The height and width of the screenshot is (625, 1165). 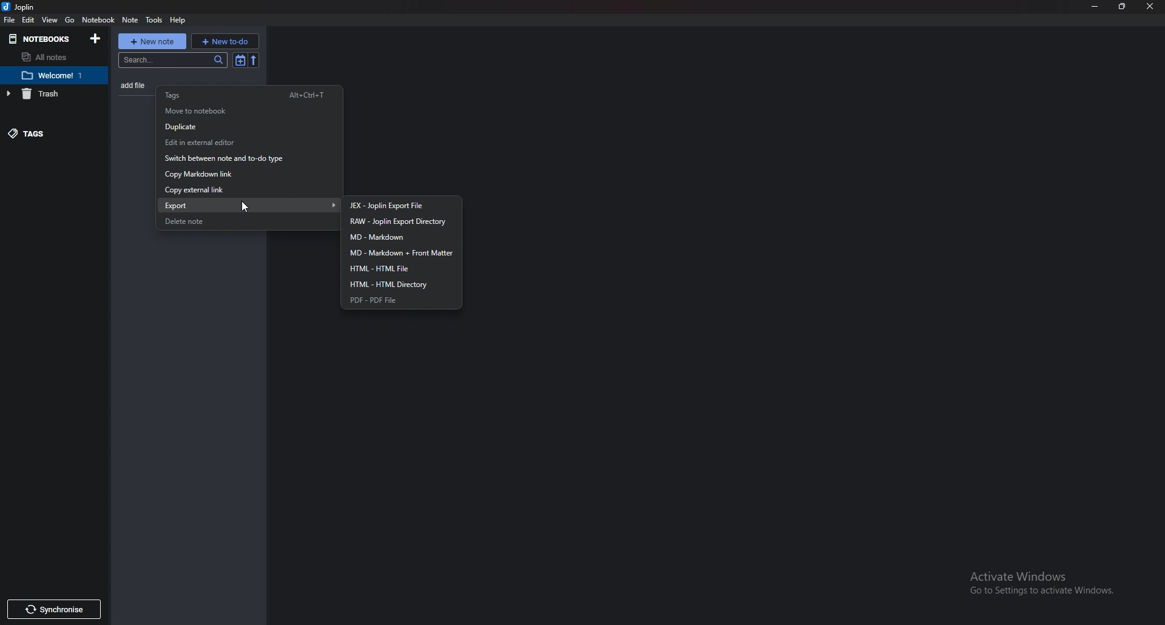 I want to click on markdown, so click(x=402, y=238).